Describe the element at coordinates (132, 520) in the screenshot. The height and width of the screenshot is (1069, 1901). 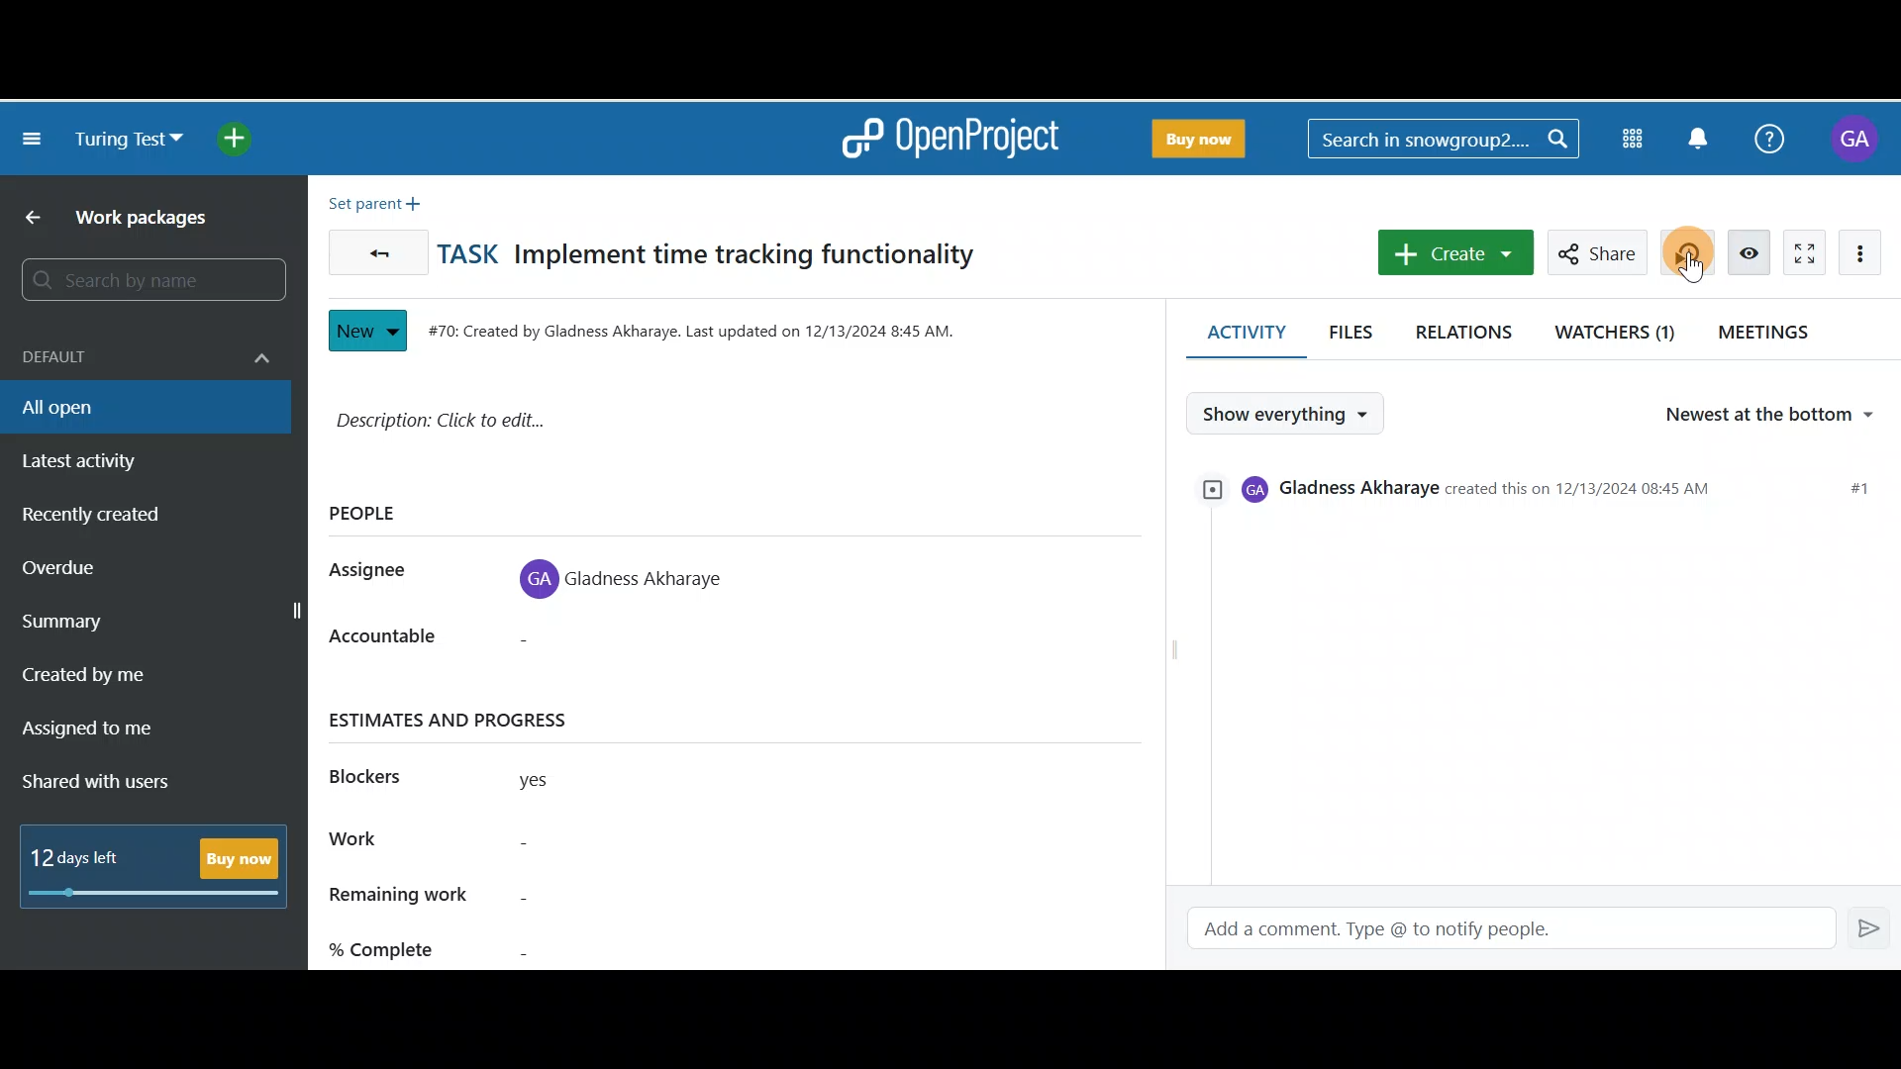
I see `Recently created` at that location.